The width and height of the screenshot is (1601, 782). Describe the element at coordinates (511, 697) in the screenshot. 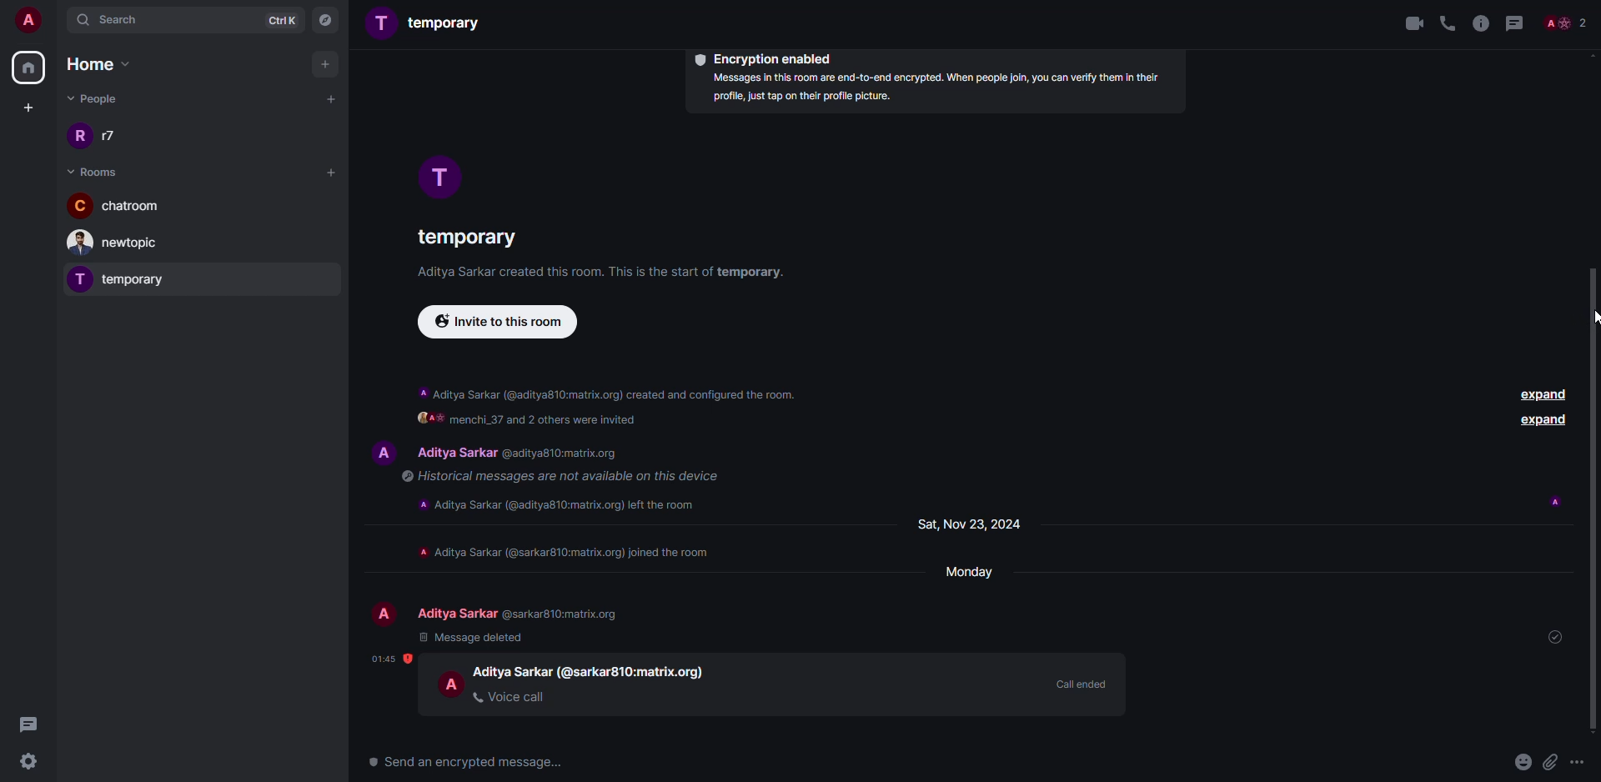

I see `voice call` at that location.